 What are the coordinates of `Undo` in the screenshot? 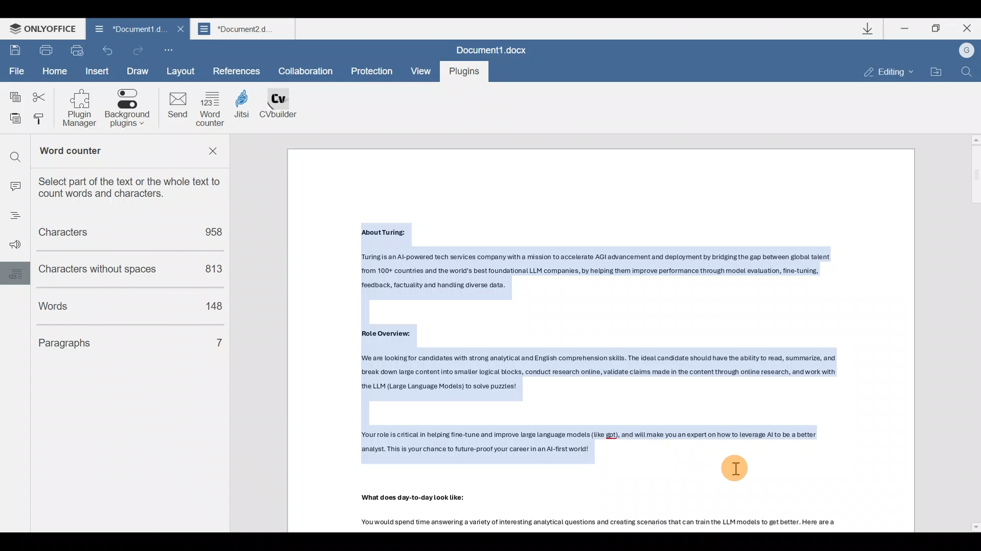 It's located at (107, 51).